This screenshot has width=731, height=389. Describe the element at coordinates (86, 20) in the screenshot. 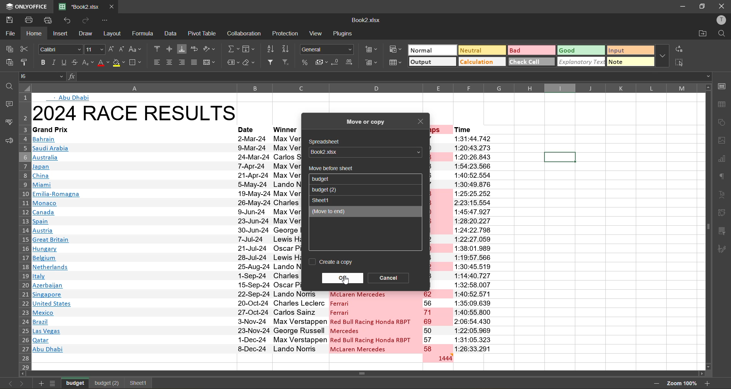

I see `redo` at that location.